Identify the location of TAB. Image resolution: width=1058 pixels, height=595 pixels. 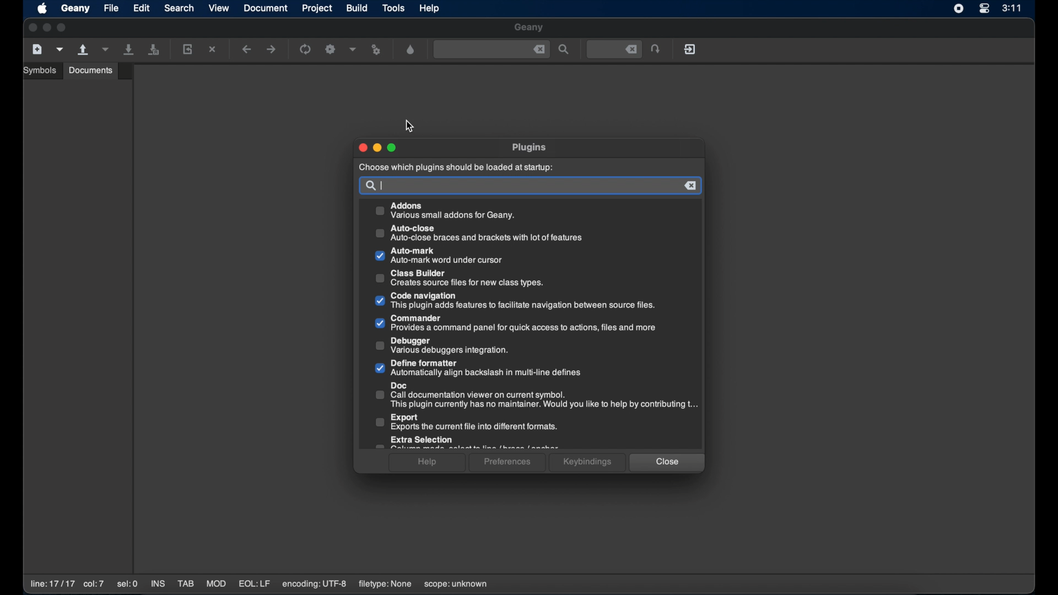
(186, 584).